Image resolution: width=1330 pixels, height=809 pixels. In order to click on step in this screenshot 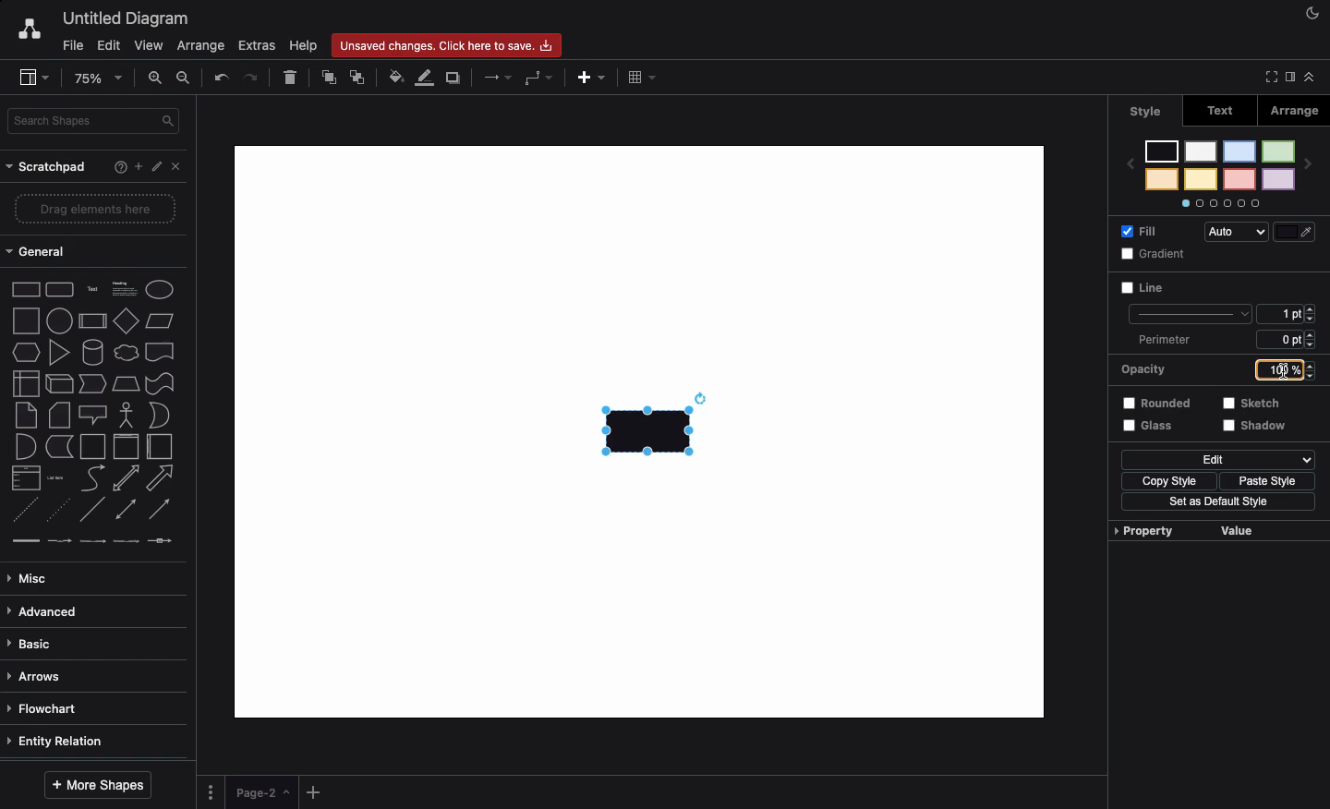, I will do `click(88, 383)`.